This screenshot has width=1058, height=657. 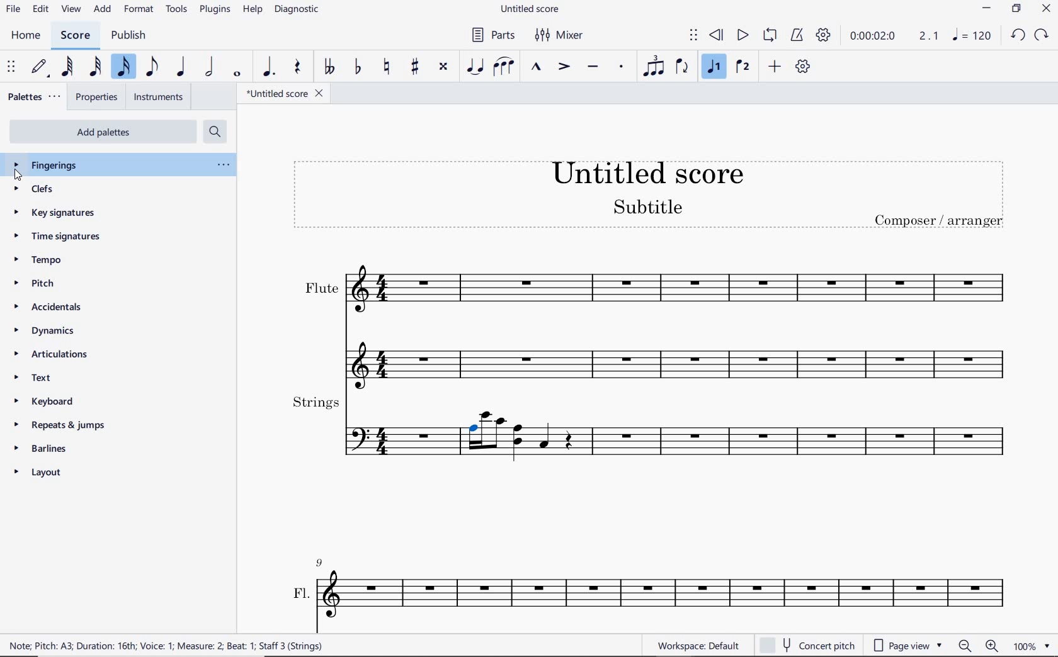 I want to click on tuplet, so click(x=654, y=67).